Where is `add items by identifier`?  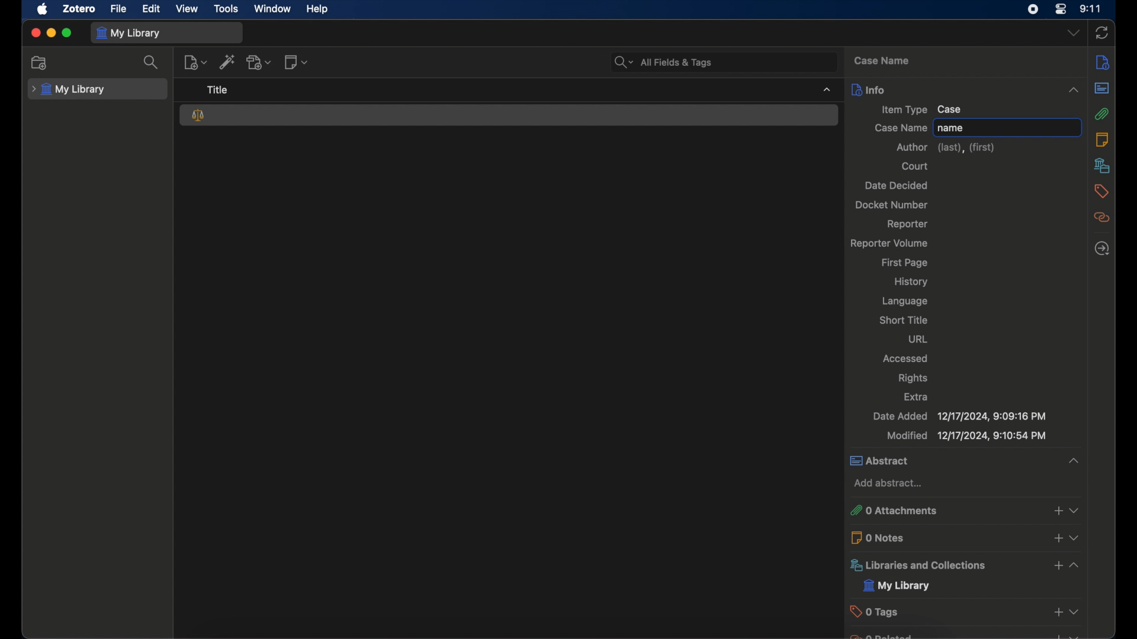
add items by identifier is located at coordinates (227, 62).